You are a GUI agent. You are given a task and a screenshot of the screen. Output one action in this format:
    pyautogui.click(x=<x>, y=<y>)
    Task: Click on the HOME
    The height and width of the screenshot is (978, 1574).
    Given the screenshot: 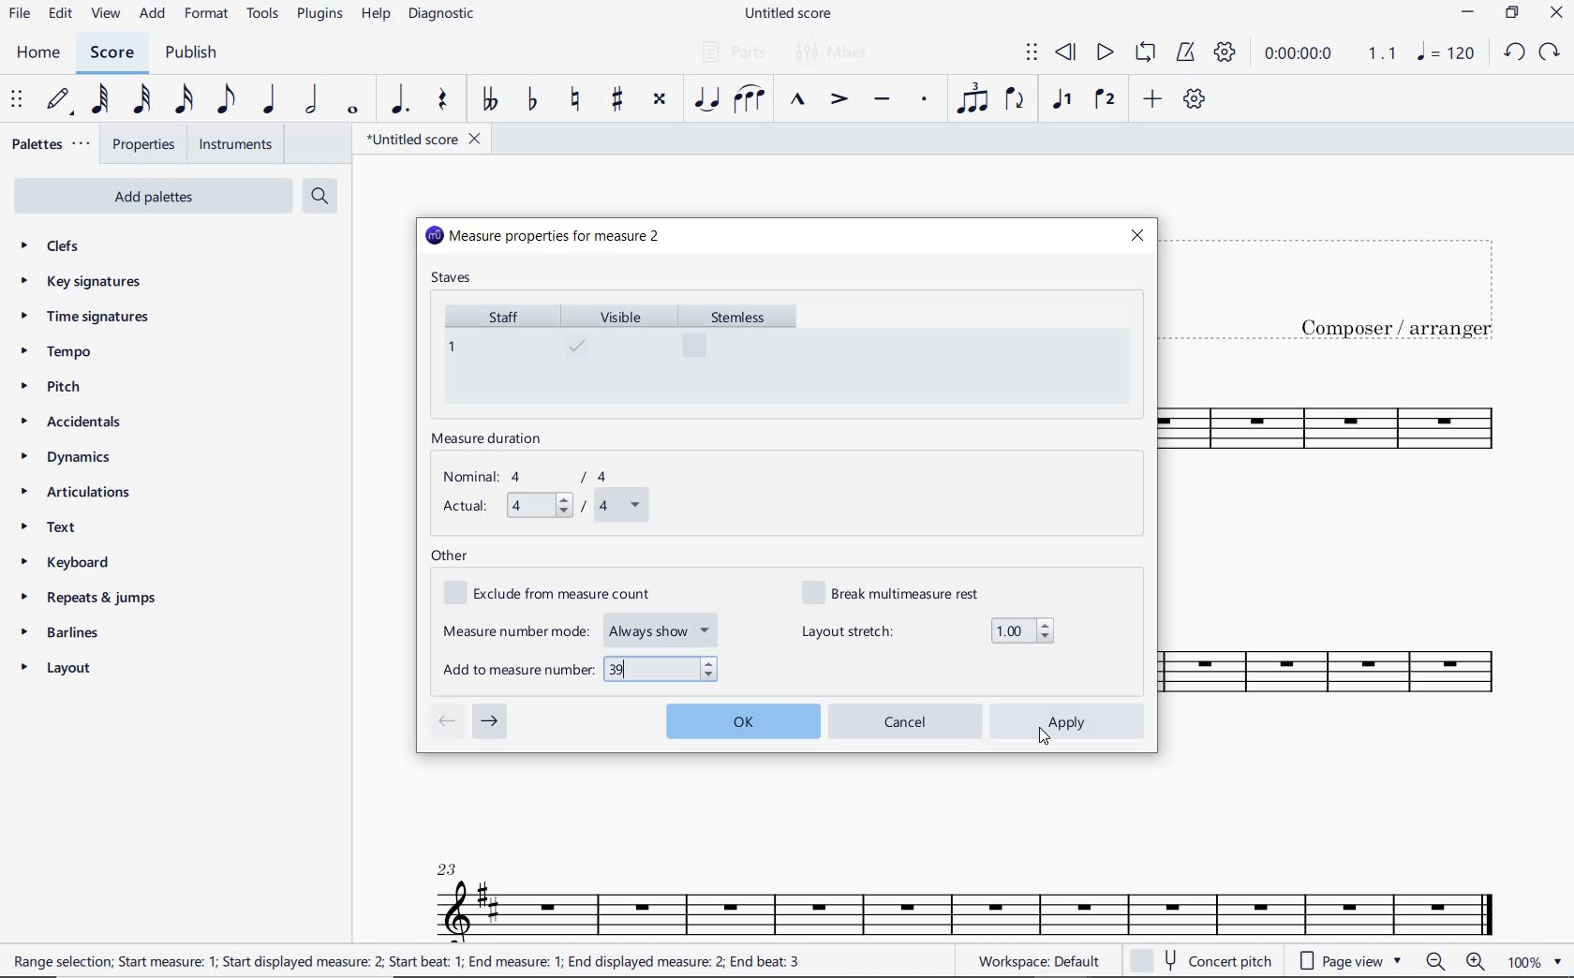 What is the action you would take?
    pyautogui.click(x=37, y=53)
    